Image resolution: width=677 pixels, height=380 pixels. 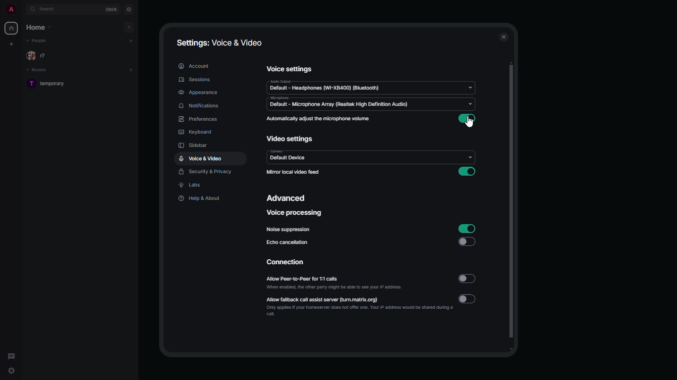 I want to click on echo cancellation, so click(x=287, y=243).